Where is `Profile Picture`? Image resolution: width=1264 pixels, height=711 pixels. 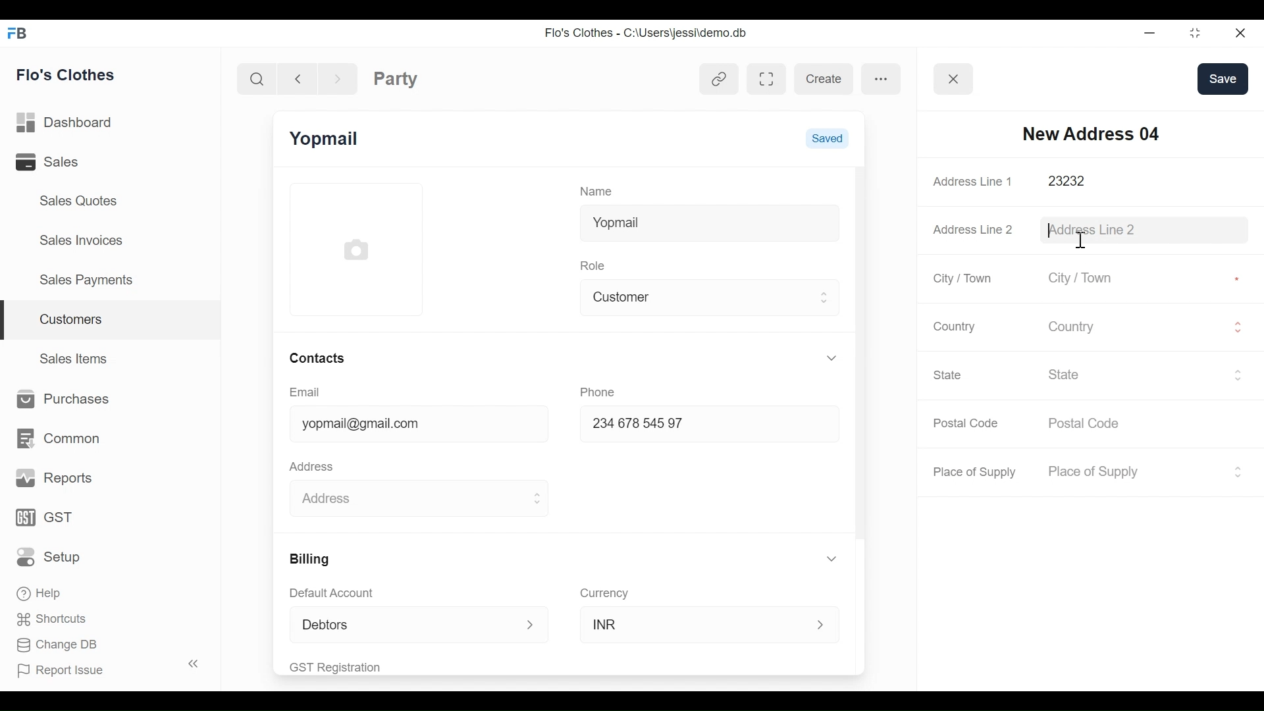
Profile Picture is located at coordinates (358, 248).